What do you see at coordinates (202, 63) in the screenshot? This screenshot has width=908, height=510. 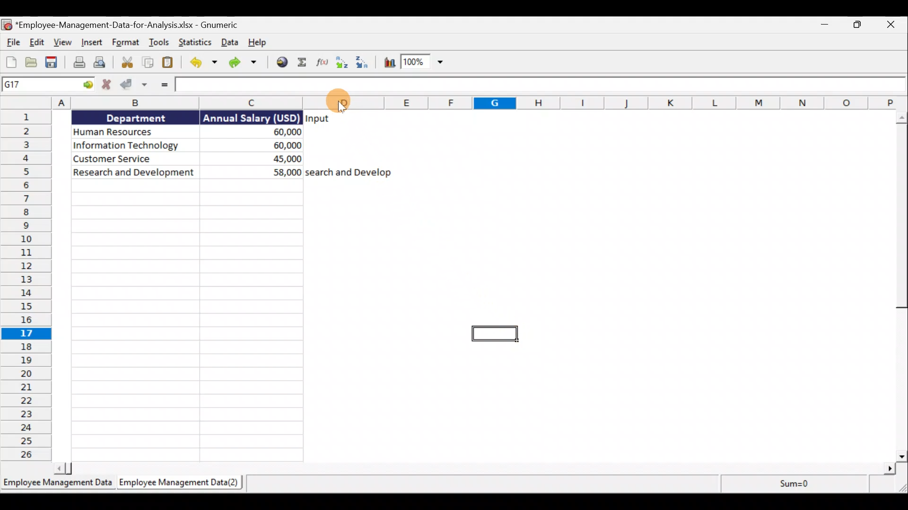 I see `Undo last action` at bounding box center [202, 63].